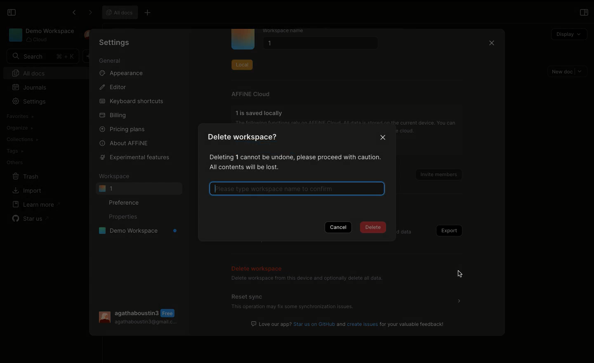 Image resolution: width=594 pixels, height=363 pixels. I want to click on agathaboustin3, so click(137, 312).